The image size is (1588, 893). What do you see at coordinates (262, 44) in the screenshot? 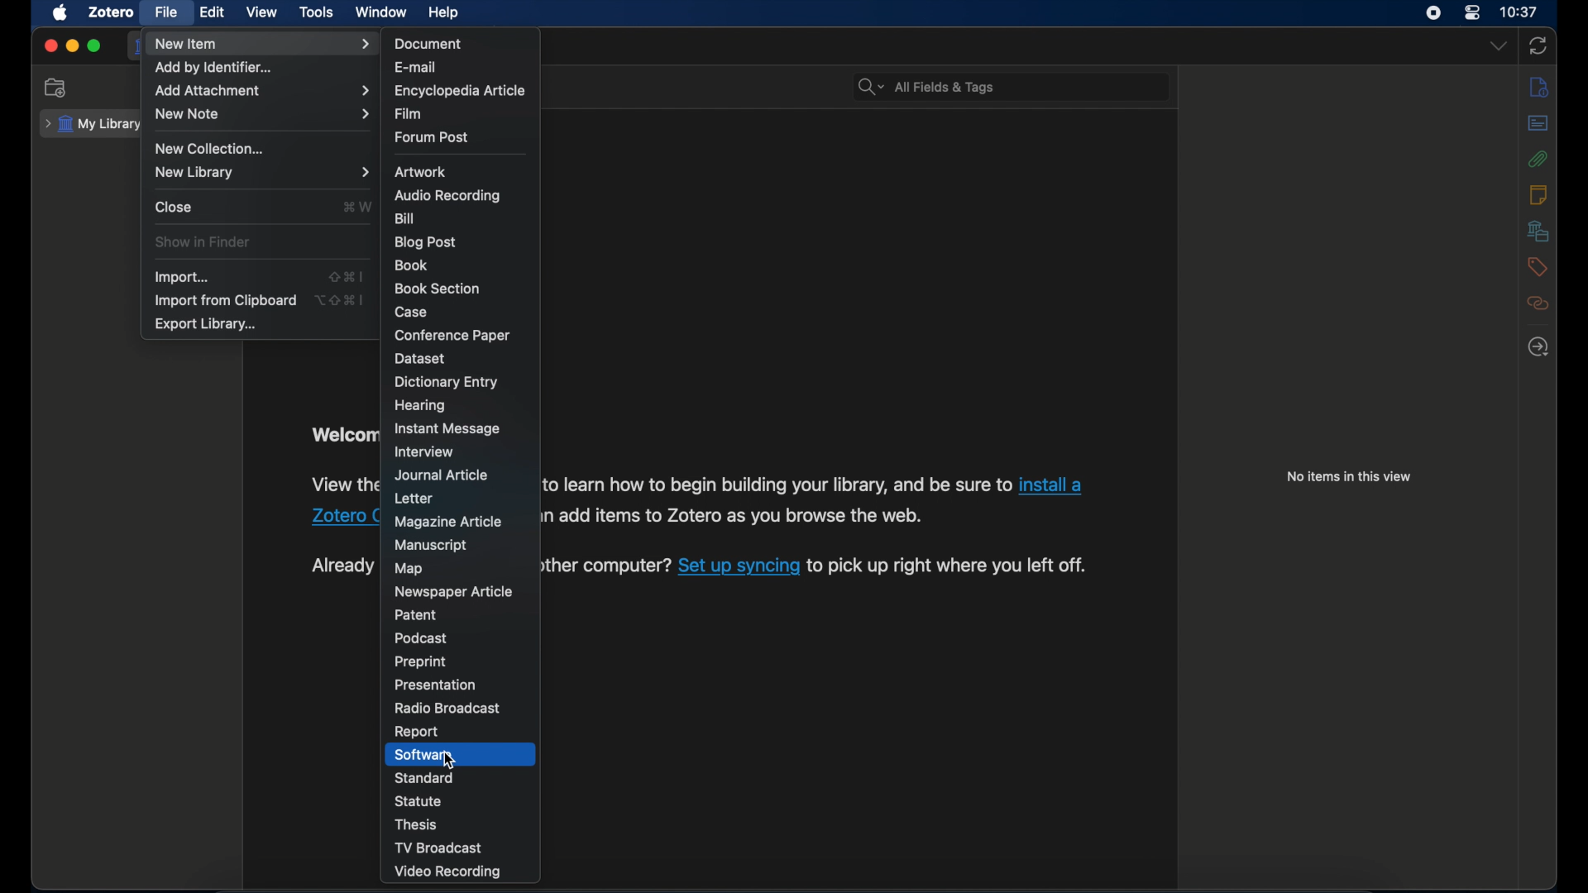
I see `new item` at bounding box center [262, 44].